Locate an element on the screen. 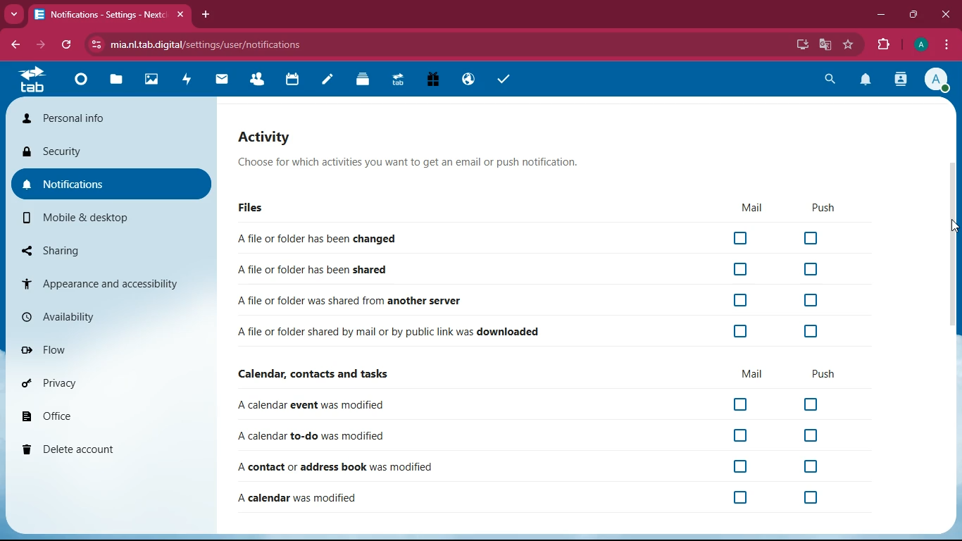 The height and width of the screenshot is (541, 962). maximize is located at coordinates (912, 15).